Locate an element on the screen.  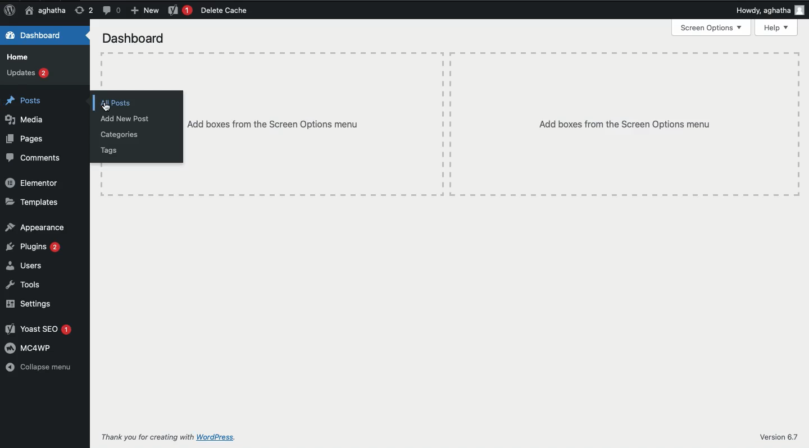
Media is located at coordinates (24, 118).